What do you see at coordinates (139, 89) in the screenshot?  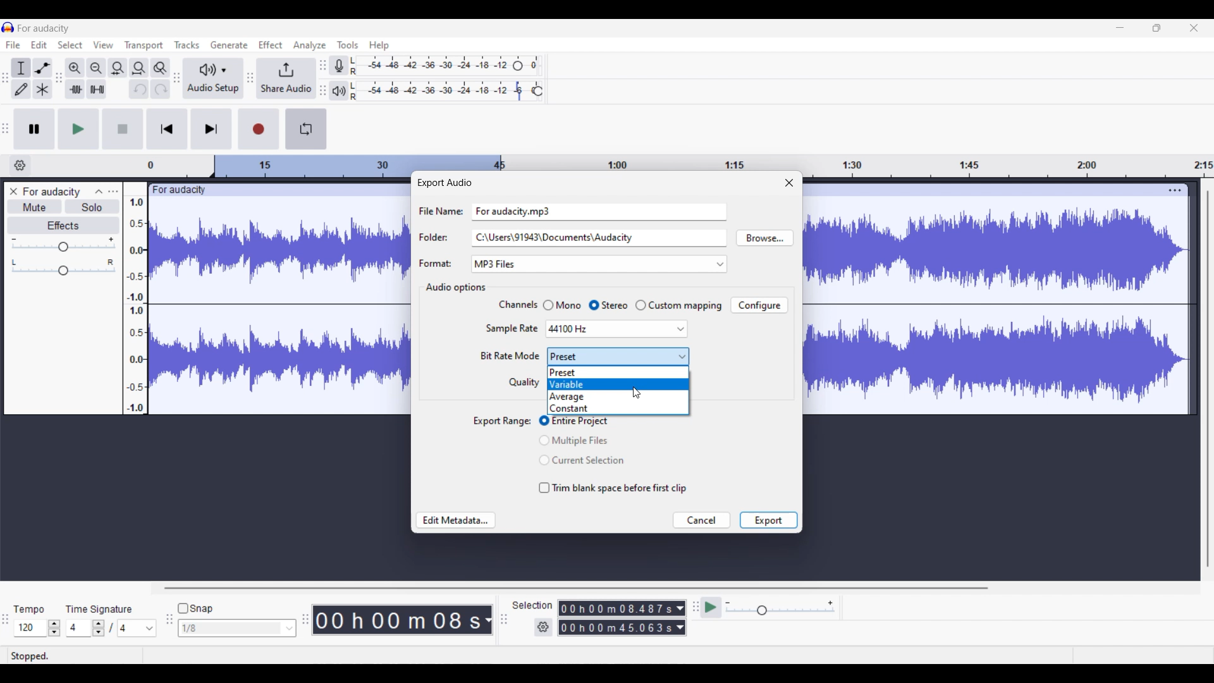 I see `Undo` at bounding box center [139, 89].